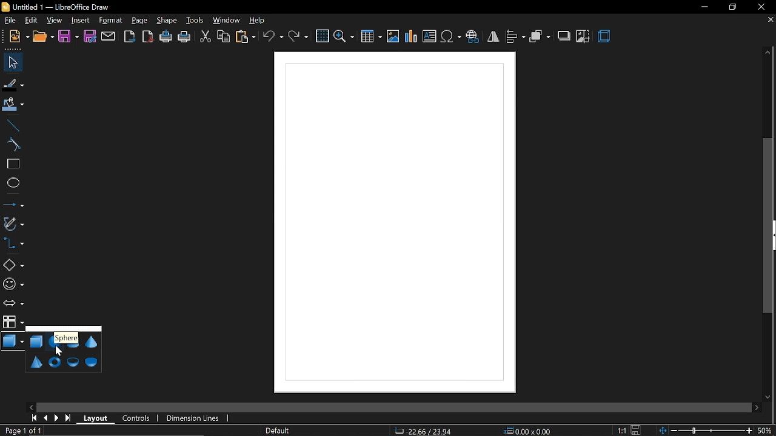 The height and width of the screenshot is (436, 776). I want to click on cut, so click(205, 35).